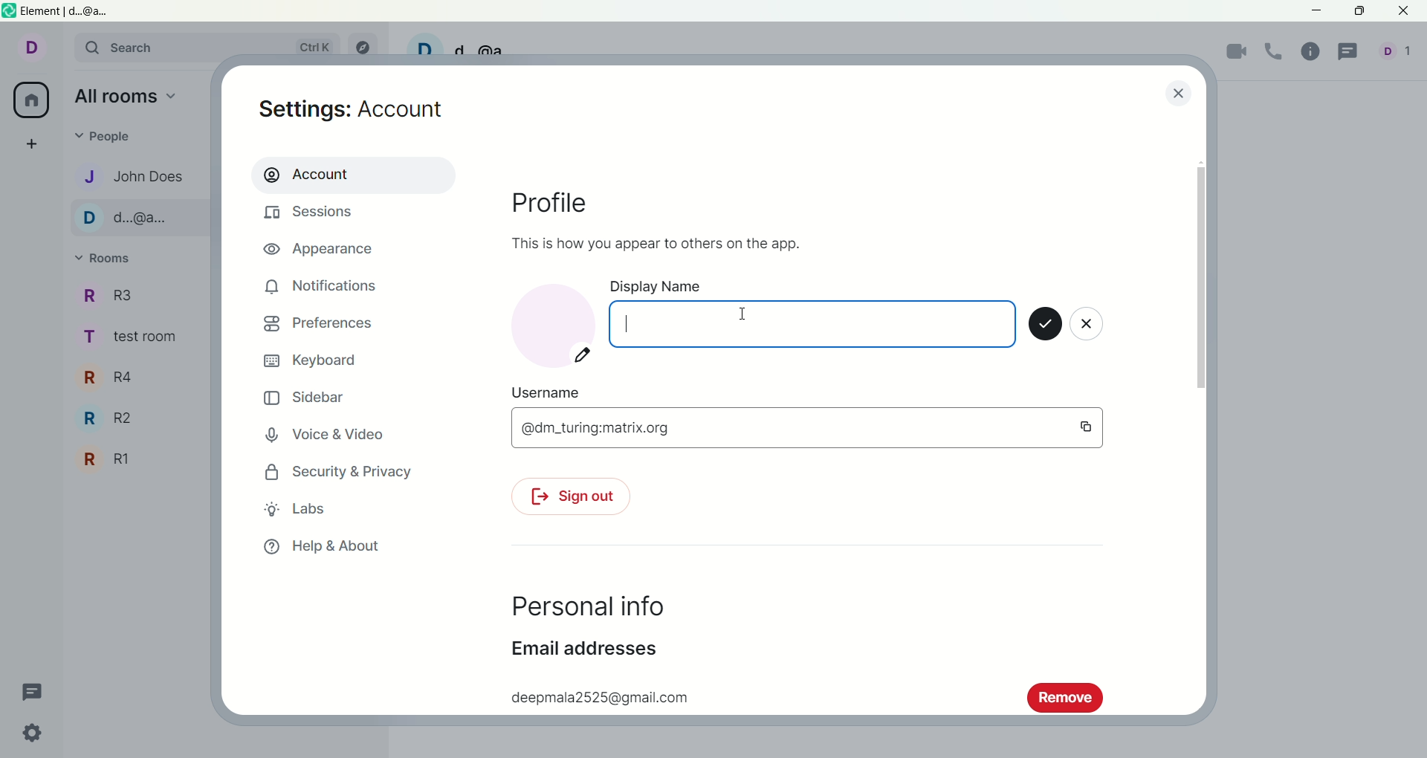 This screenshot has width=1427, height=758. Describe the element at coordinates (810, 313) in the screenshot. I see `display name` at that location.